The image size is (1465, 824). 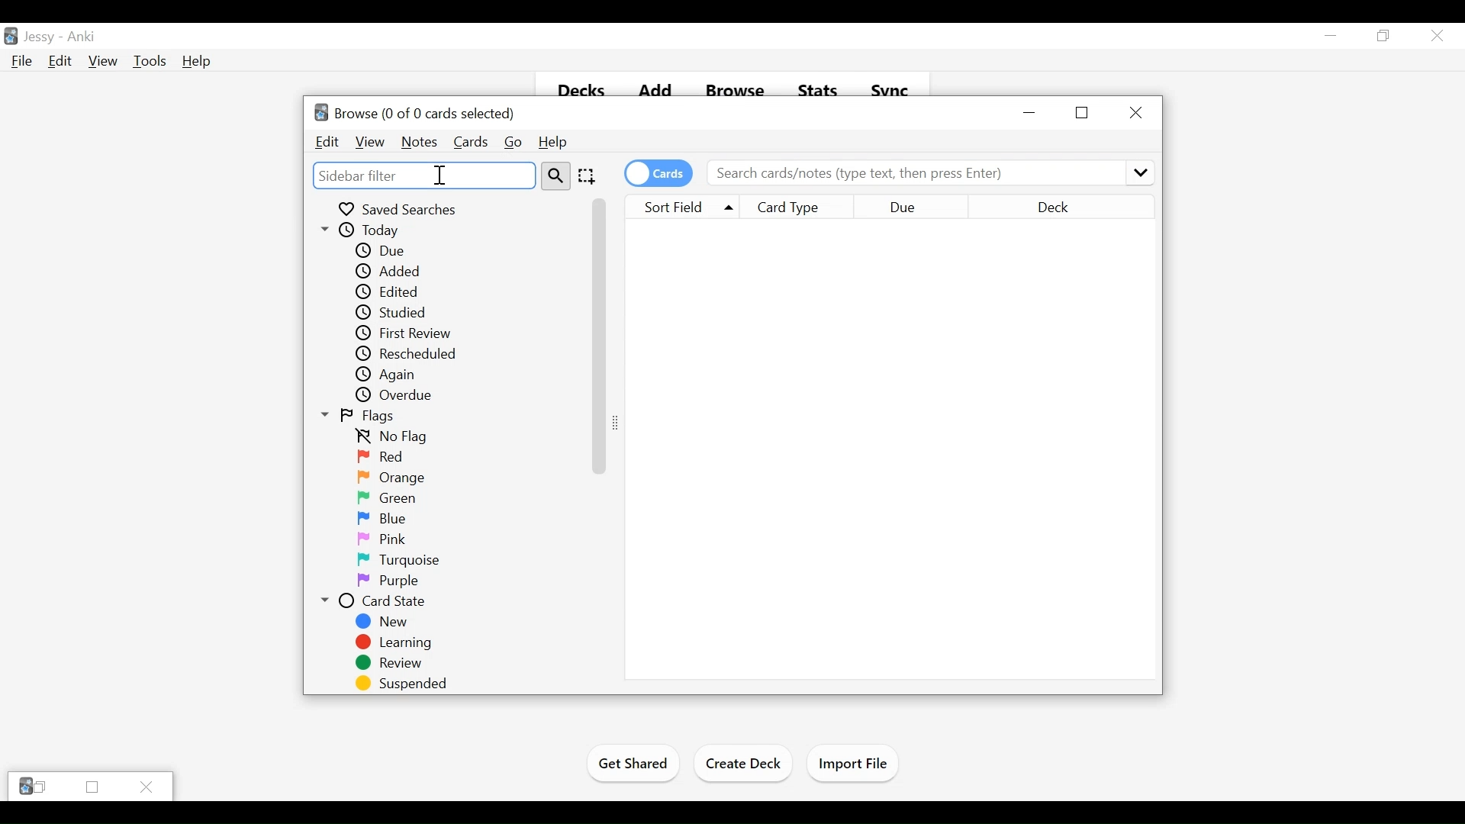 What do you see at coordinates (388, 663) in the screenshot?
I see `Review` at bounding box center [388, 663].